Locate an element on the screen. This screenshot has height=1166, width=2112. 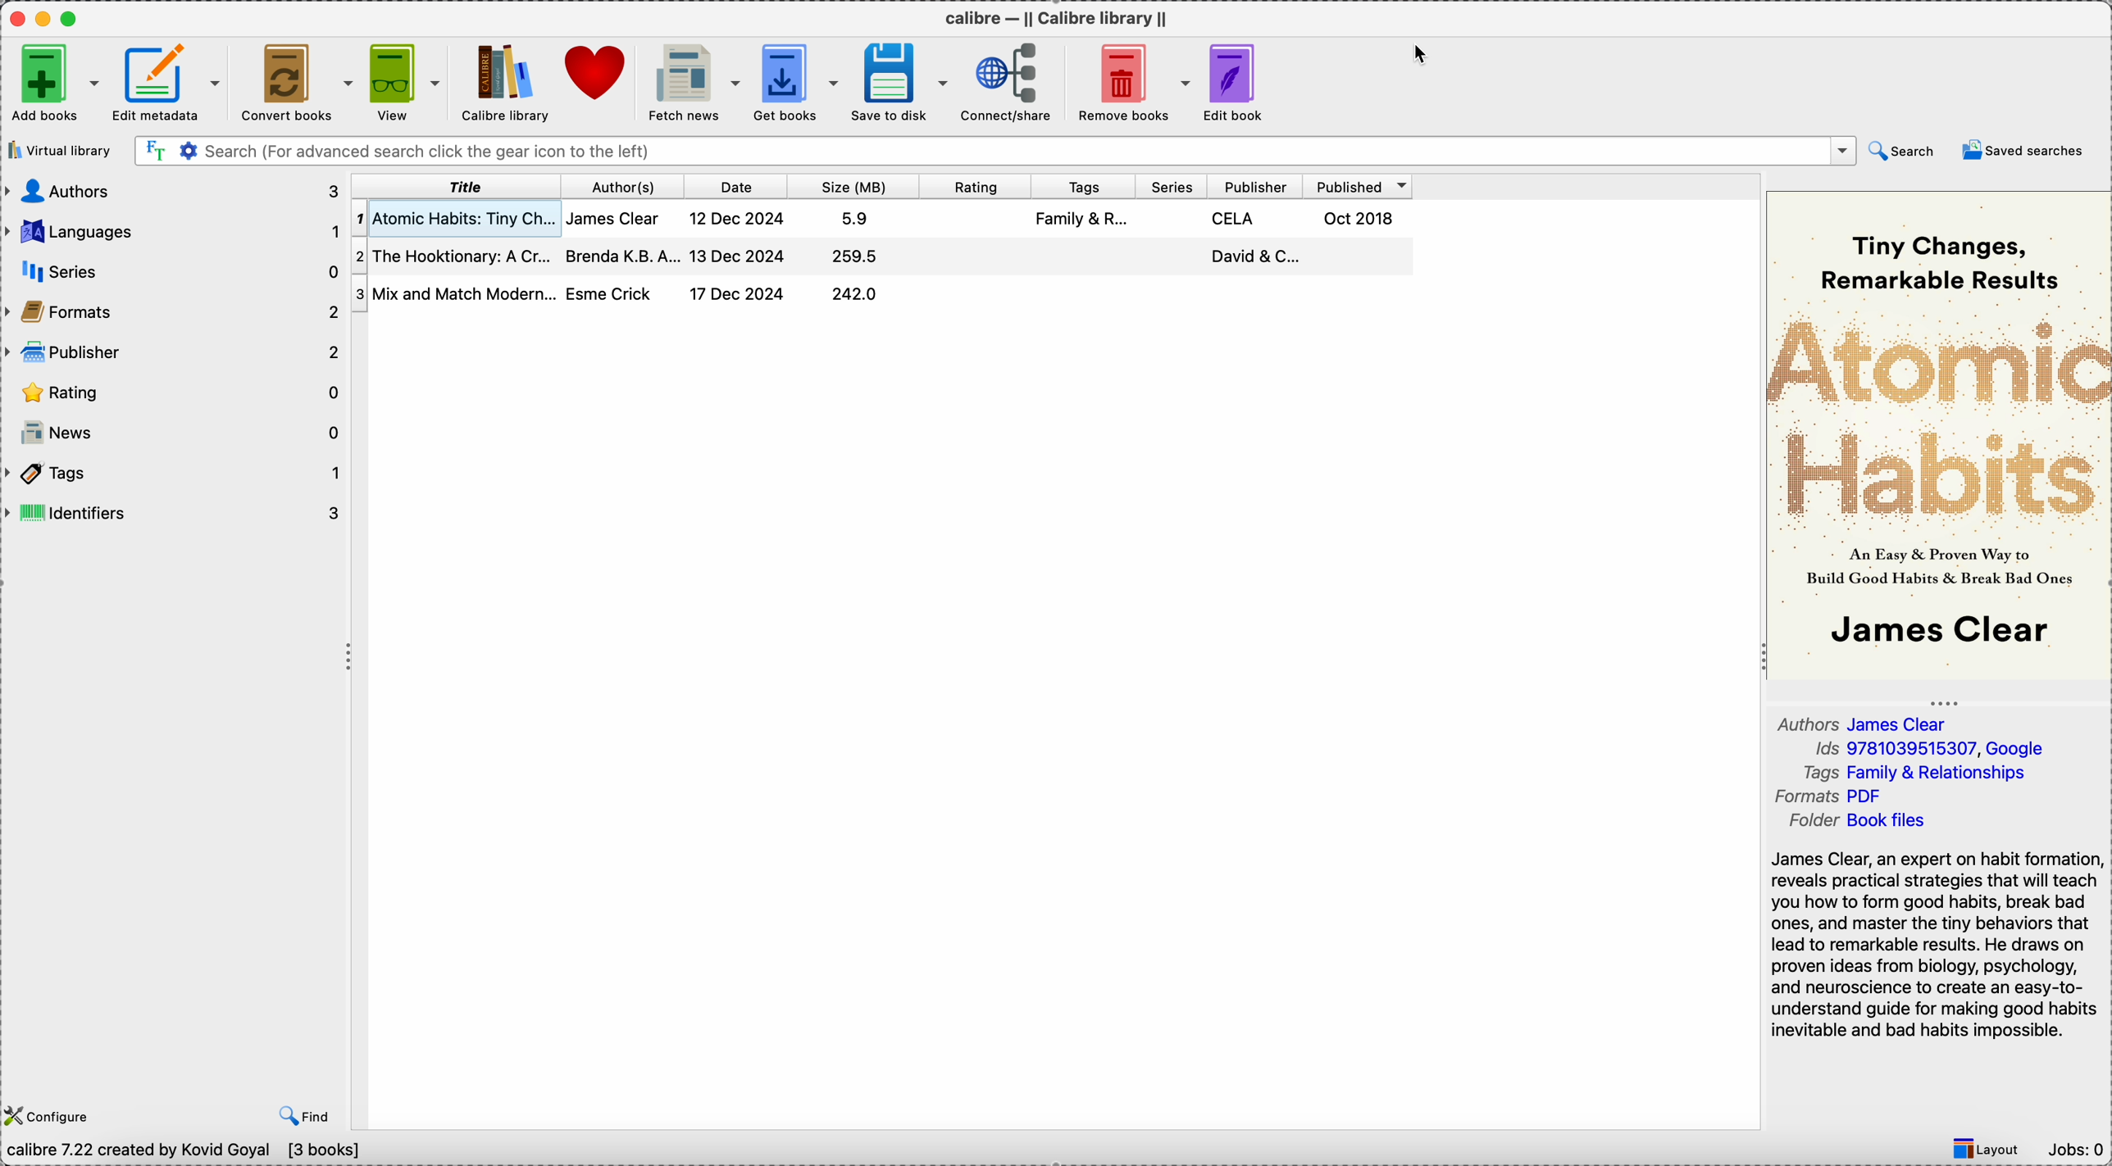
authors is located at coordinates (173, 192).